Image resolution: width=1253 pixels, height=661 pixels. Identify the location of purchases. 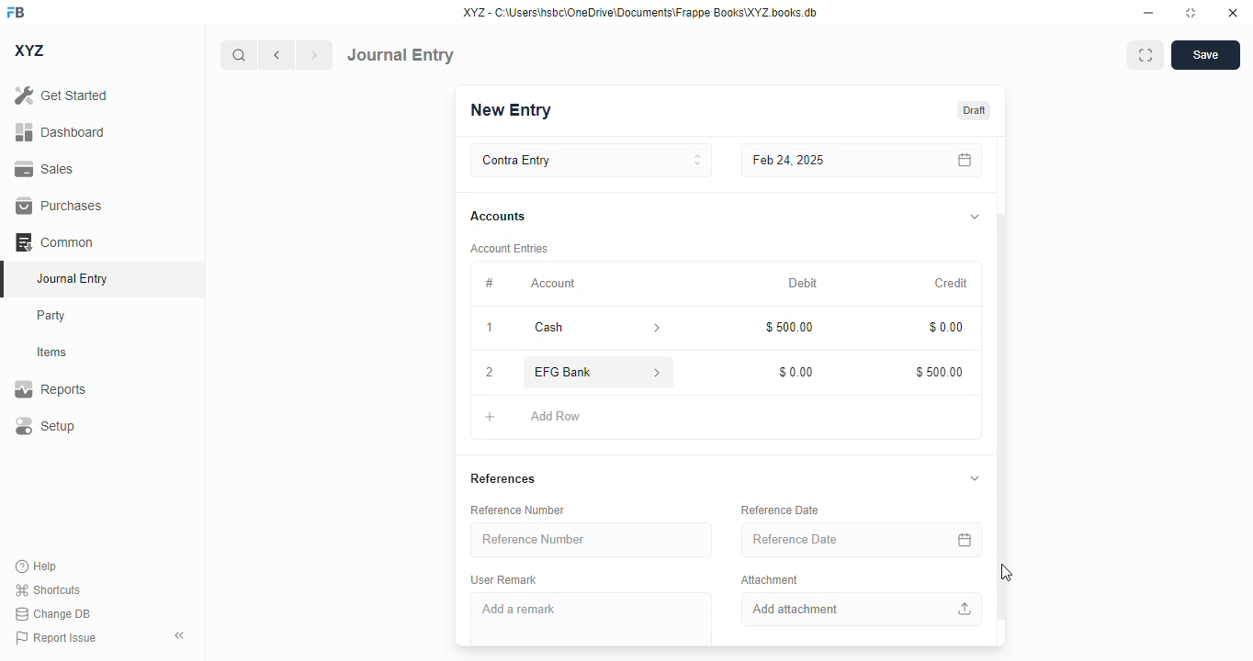
(61, 206).